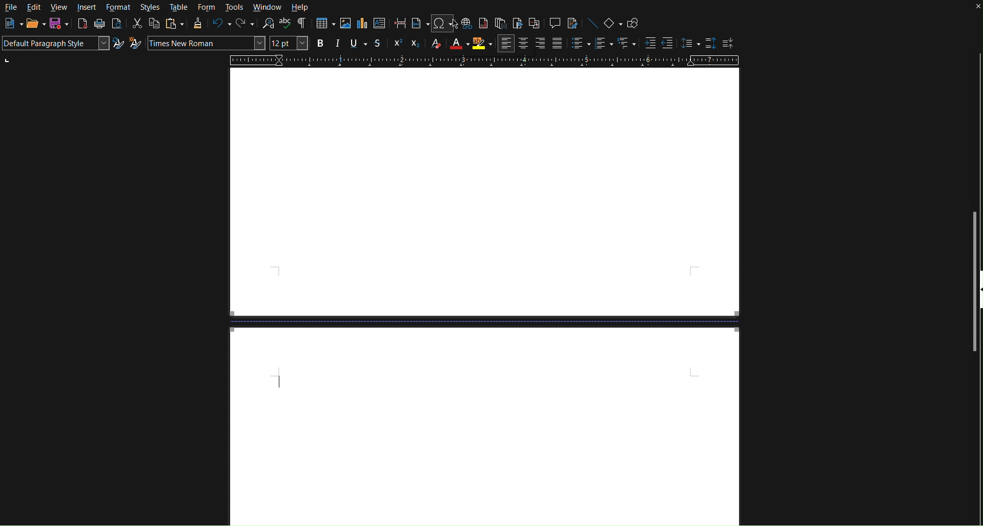 This screenshot has width=983, height=526. Describe the element at coordinates (483, 61) in the screenshot. I see `Ruler` at that location.